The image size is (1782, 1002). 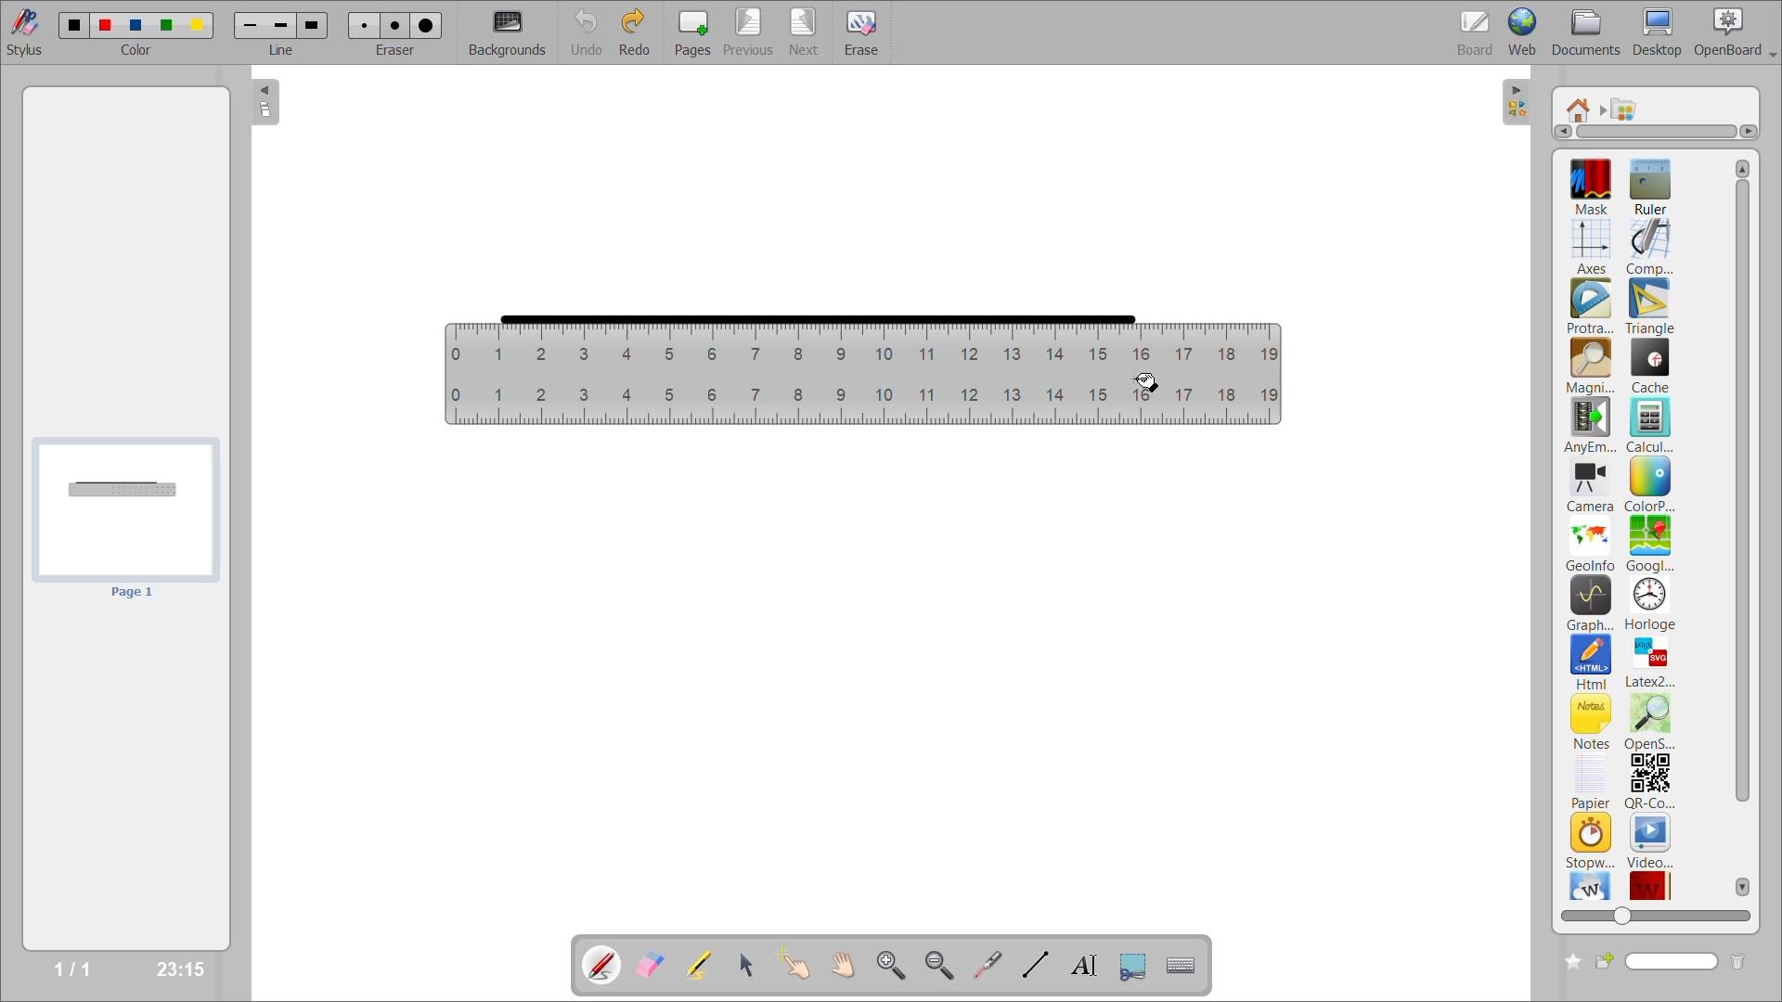 I want to click on page preview, so click(x=123, y=520).